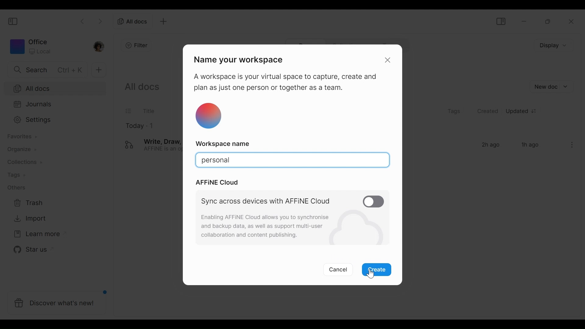 The height and width of the screenshot is (329, 585). Describe the element at coordinates (45, 70) in the screenshot. I see `Search bar` at that location.